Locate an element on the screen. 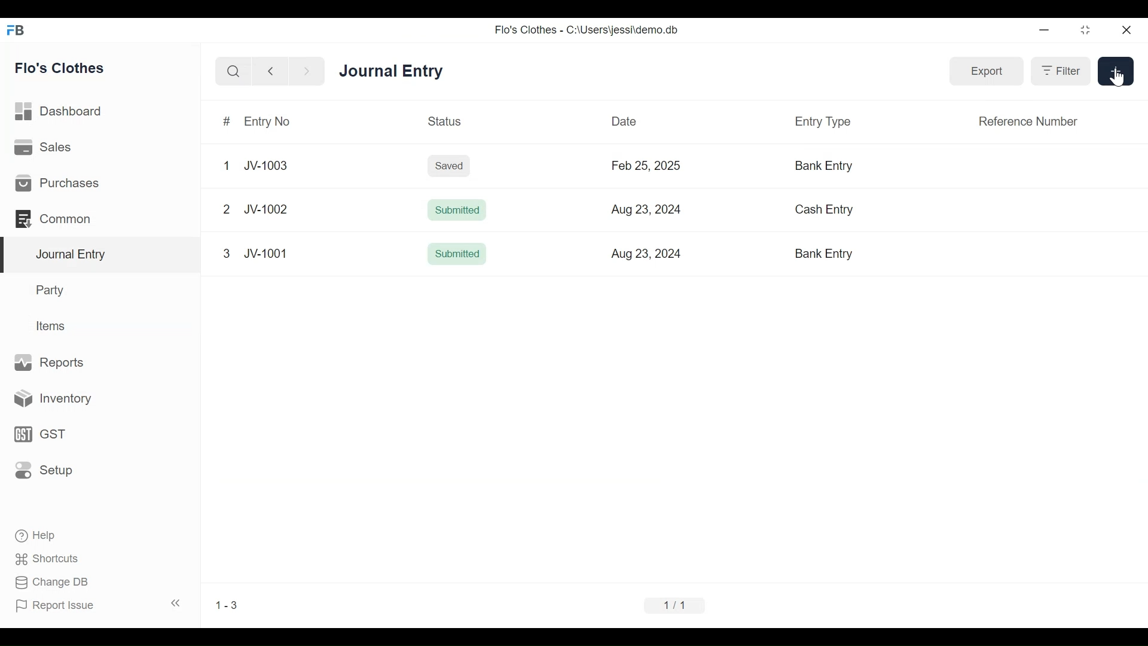  Dashboard is located at coordinates (59, 111).